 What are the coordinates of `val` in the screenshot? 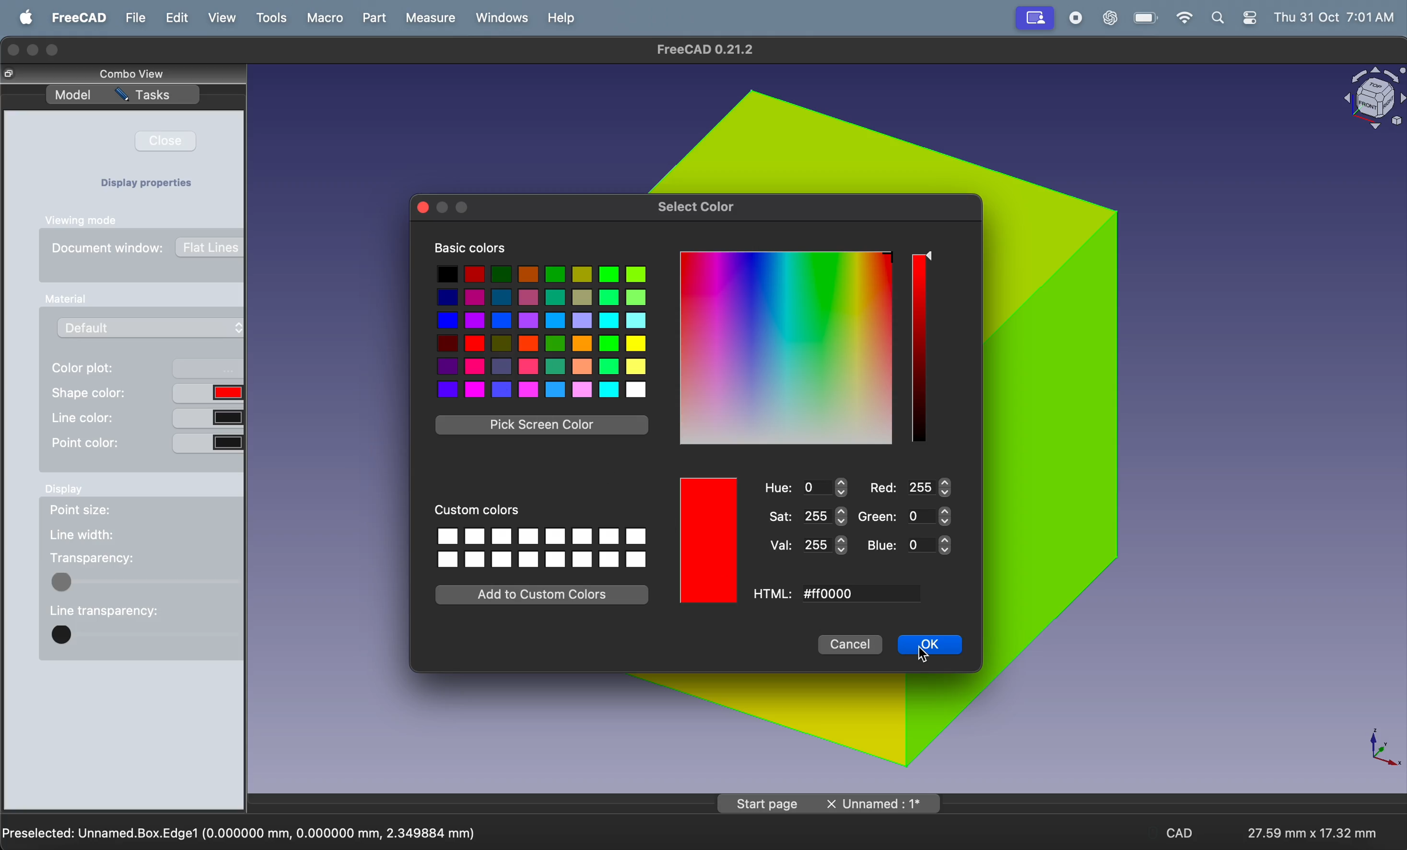 It's located at (806, 546).